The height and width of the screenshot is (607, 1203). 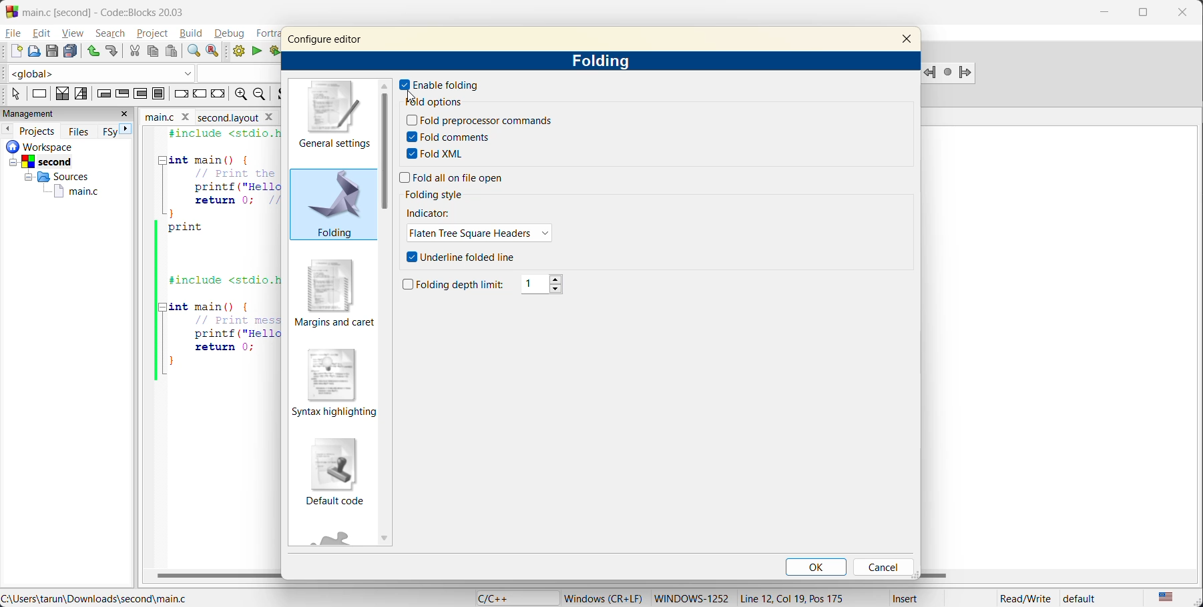 What do you see at coordinates (947, 69) in the screenshot?
I see `last jump` at bounding box center [947, 69].